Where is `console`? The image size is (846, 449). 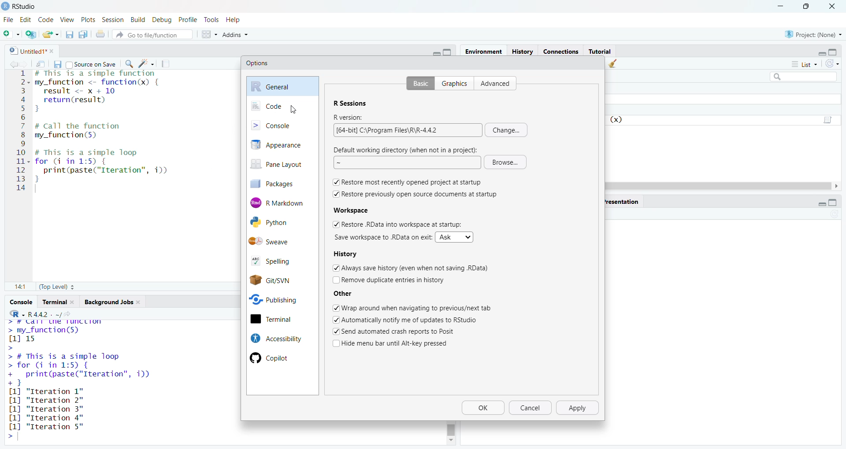
console is located at coordinates (282, 125).